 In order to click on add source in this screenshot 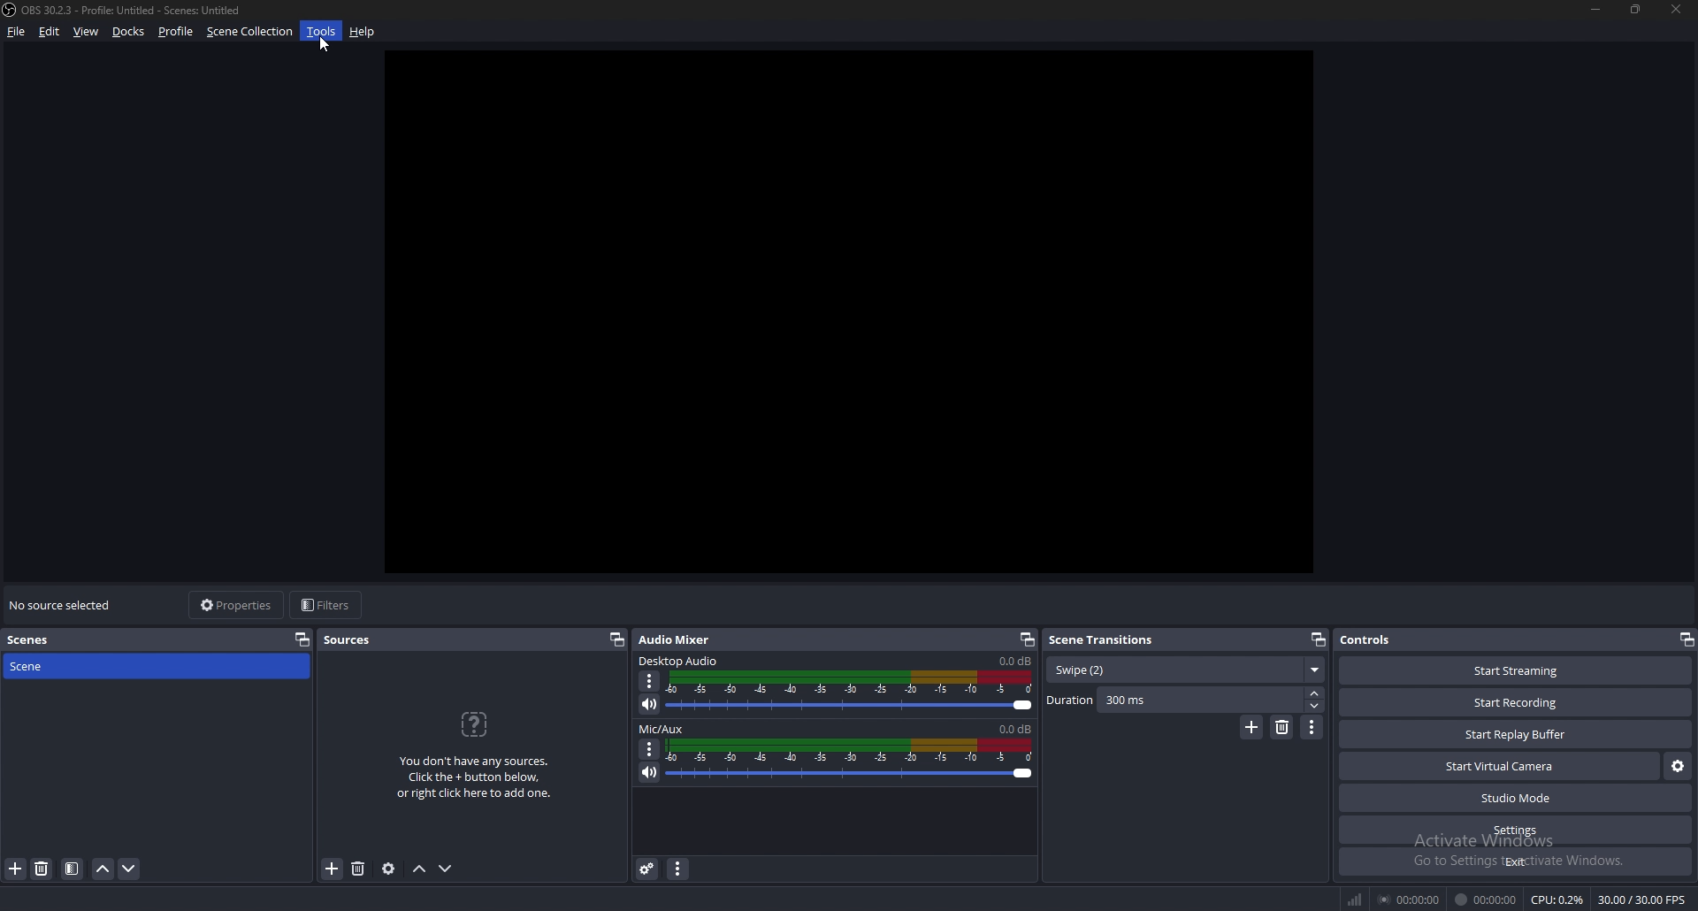, I will do `click(333, 869)`.